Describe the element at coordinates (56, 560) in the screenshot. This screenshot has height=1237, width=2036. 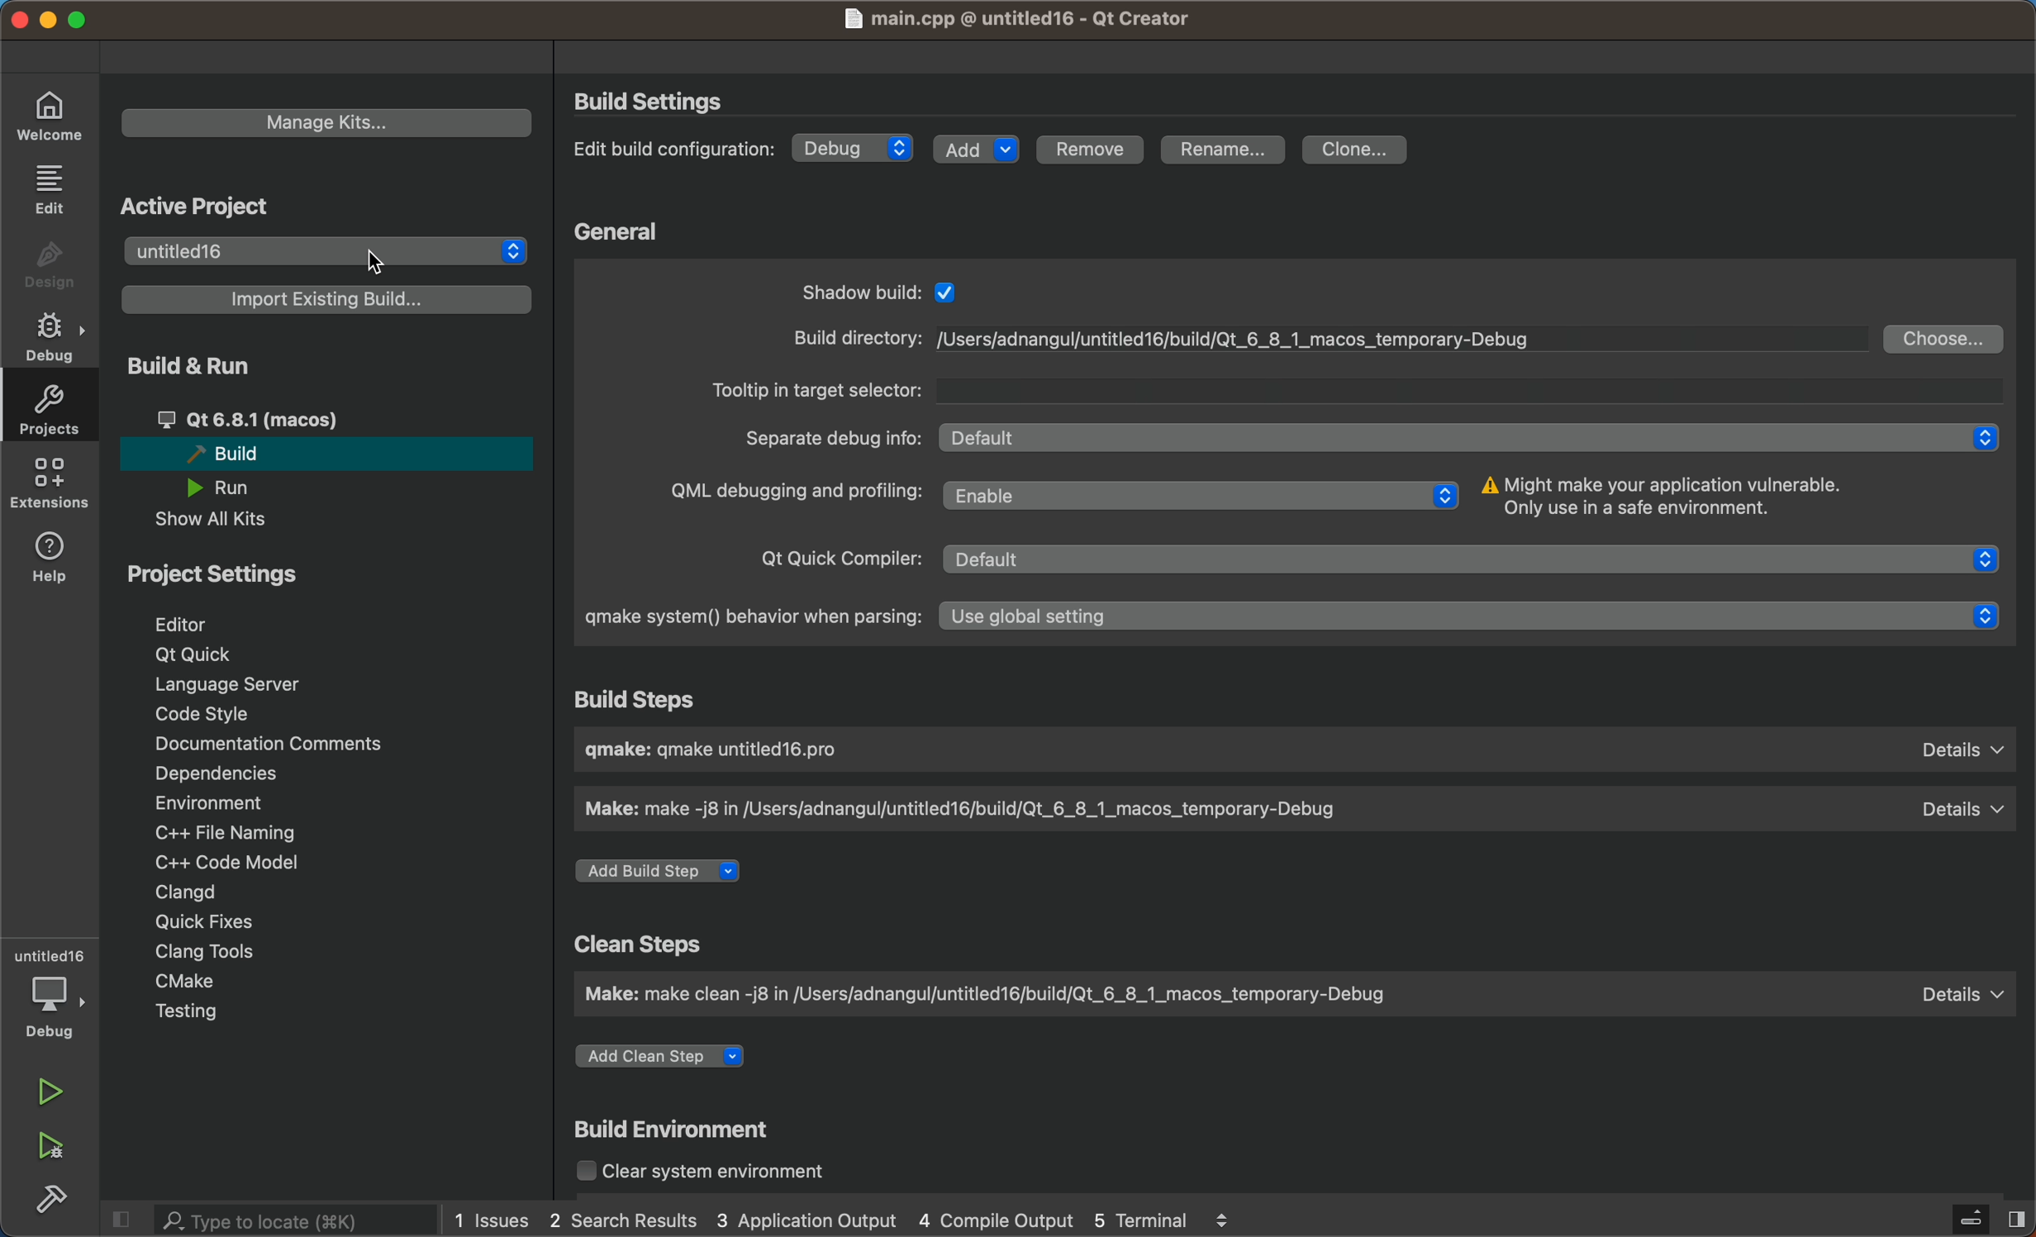
I see `help` at that location.